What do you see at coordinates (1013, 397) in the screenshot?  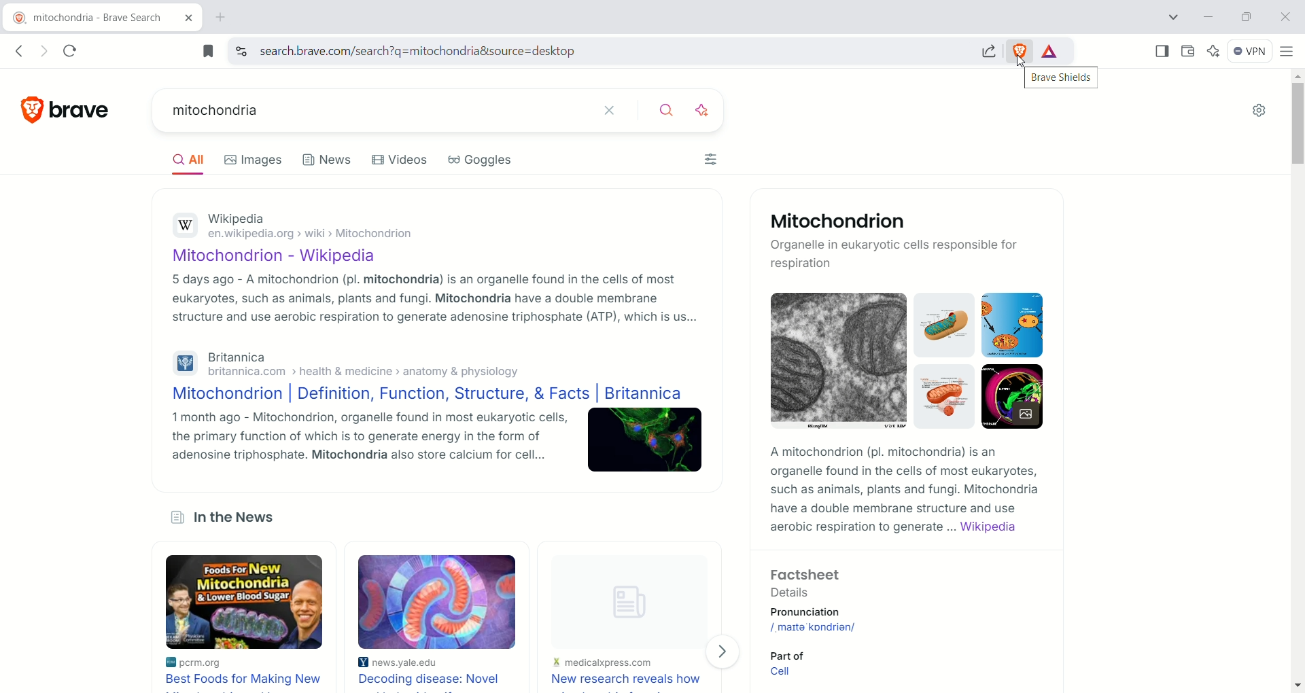 I see `Image` at bounding box center [1013, 397].